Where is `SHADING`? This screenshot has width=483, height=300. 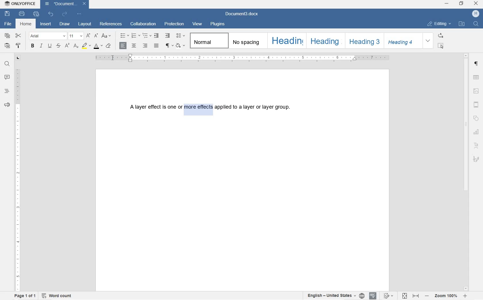
SHADING is located at coordinates (181, 45).